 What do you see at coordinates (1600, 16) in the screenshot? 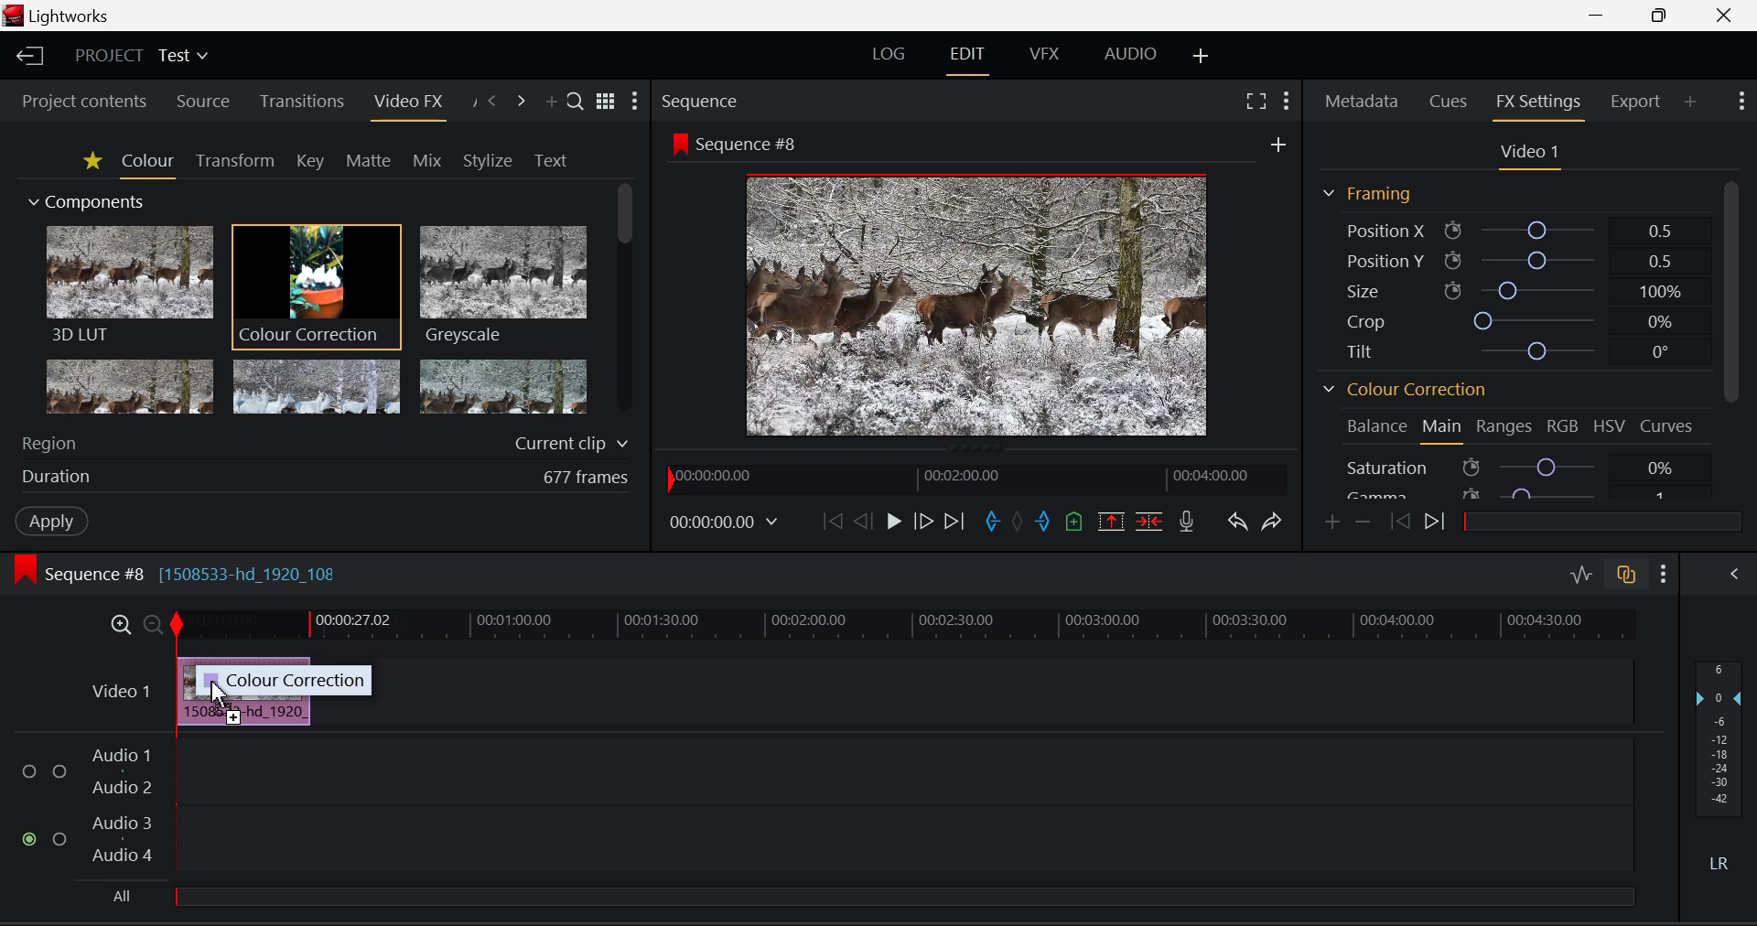
I see `Restore Down` at bounding box center [1600, 16].